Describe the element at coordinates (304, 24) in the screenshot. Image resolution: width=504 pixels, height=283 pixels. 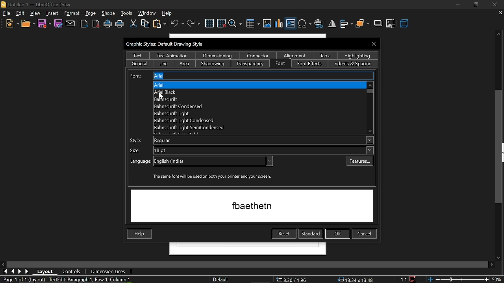
I see `Insert symbol` at that location.